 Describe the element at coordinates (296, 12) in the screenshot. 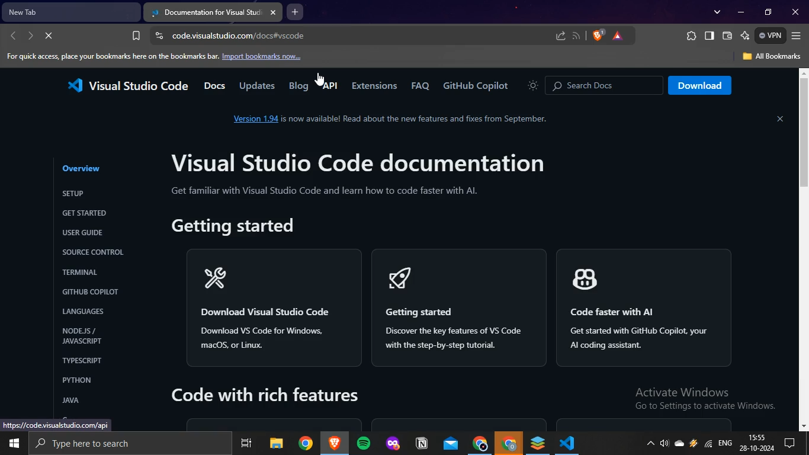

I see `new tab` at that location.